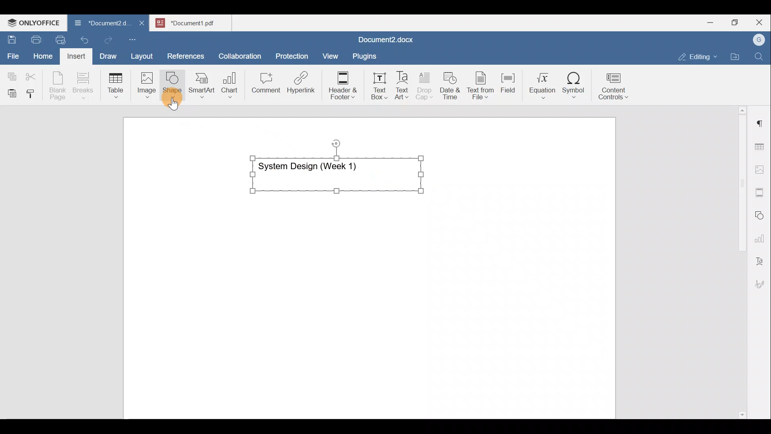 The height and width of the screenshot is (434, 771). I want to click on Document name, so click(195, 22).